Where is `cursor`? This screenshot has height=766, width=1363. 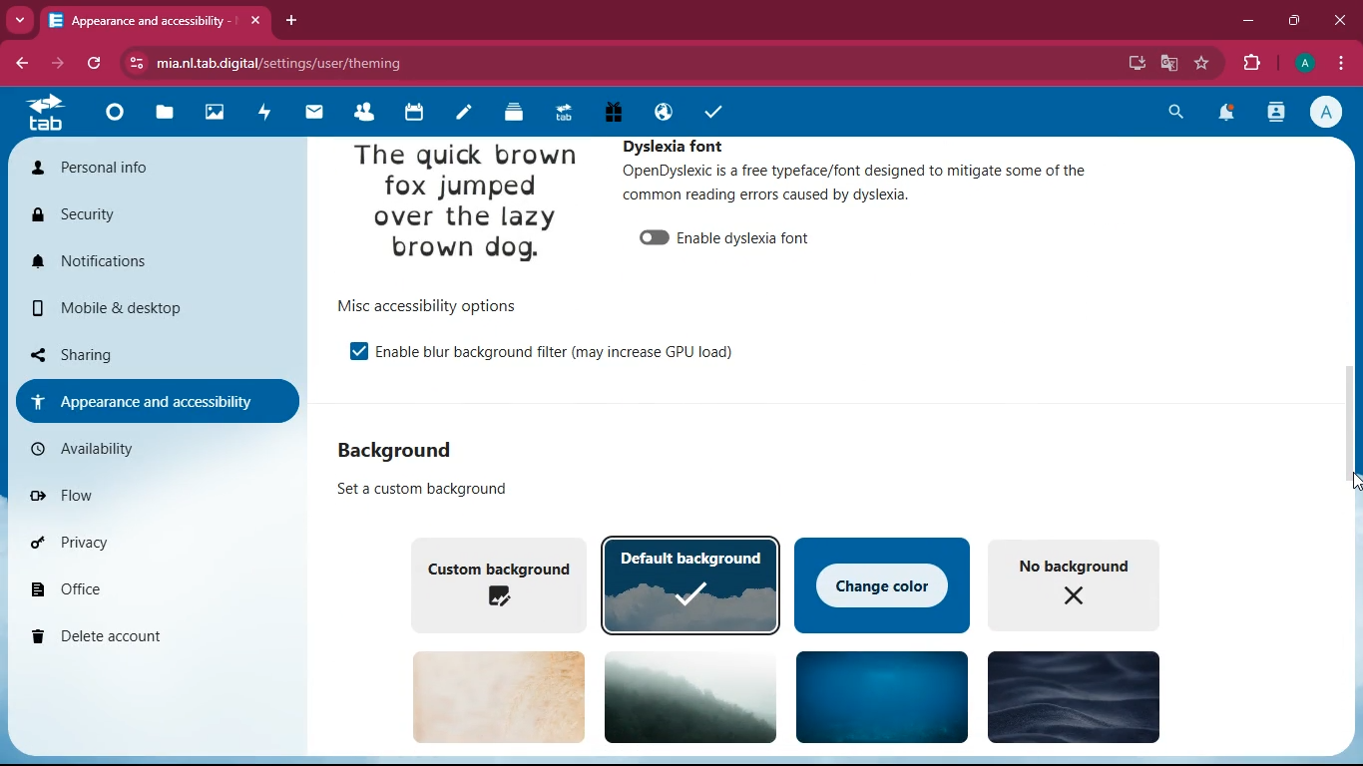 cursor is located at coordinates (1343, 485).